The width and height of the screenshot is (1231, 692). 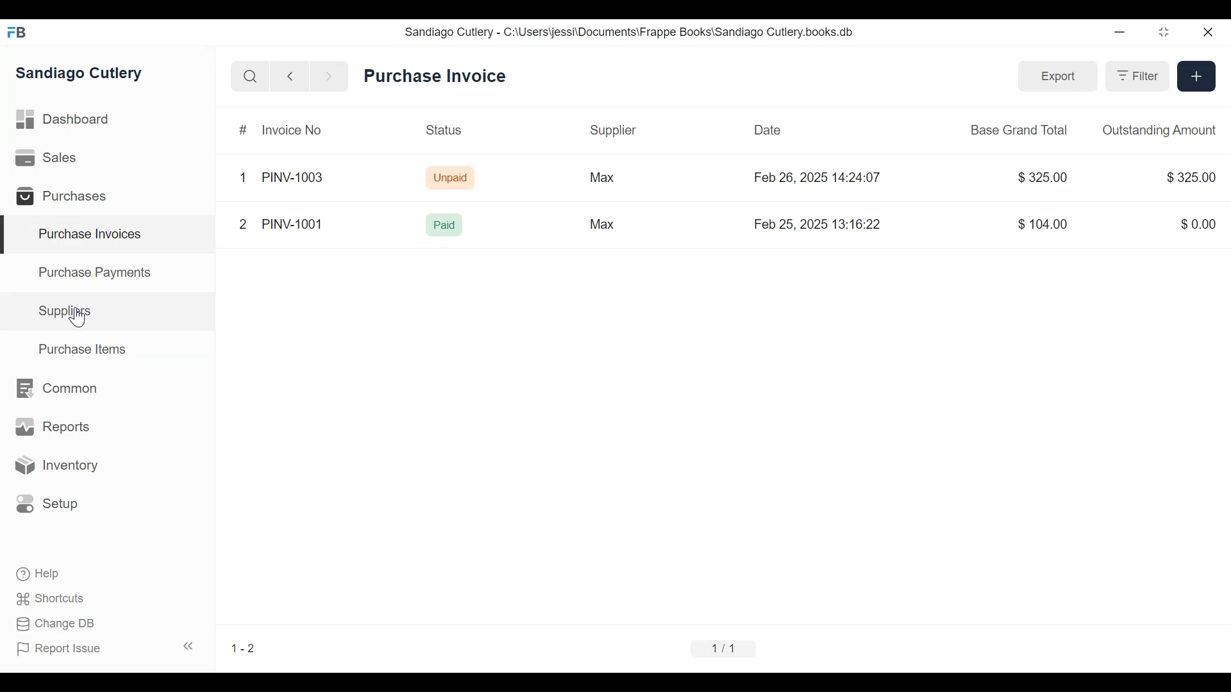 What do you see at coordinates (768, 129) in the screenshot?
I see `Date` at bounding box center [768, 129].